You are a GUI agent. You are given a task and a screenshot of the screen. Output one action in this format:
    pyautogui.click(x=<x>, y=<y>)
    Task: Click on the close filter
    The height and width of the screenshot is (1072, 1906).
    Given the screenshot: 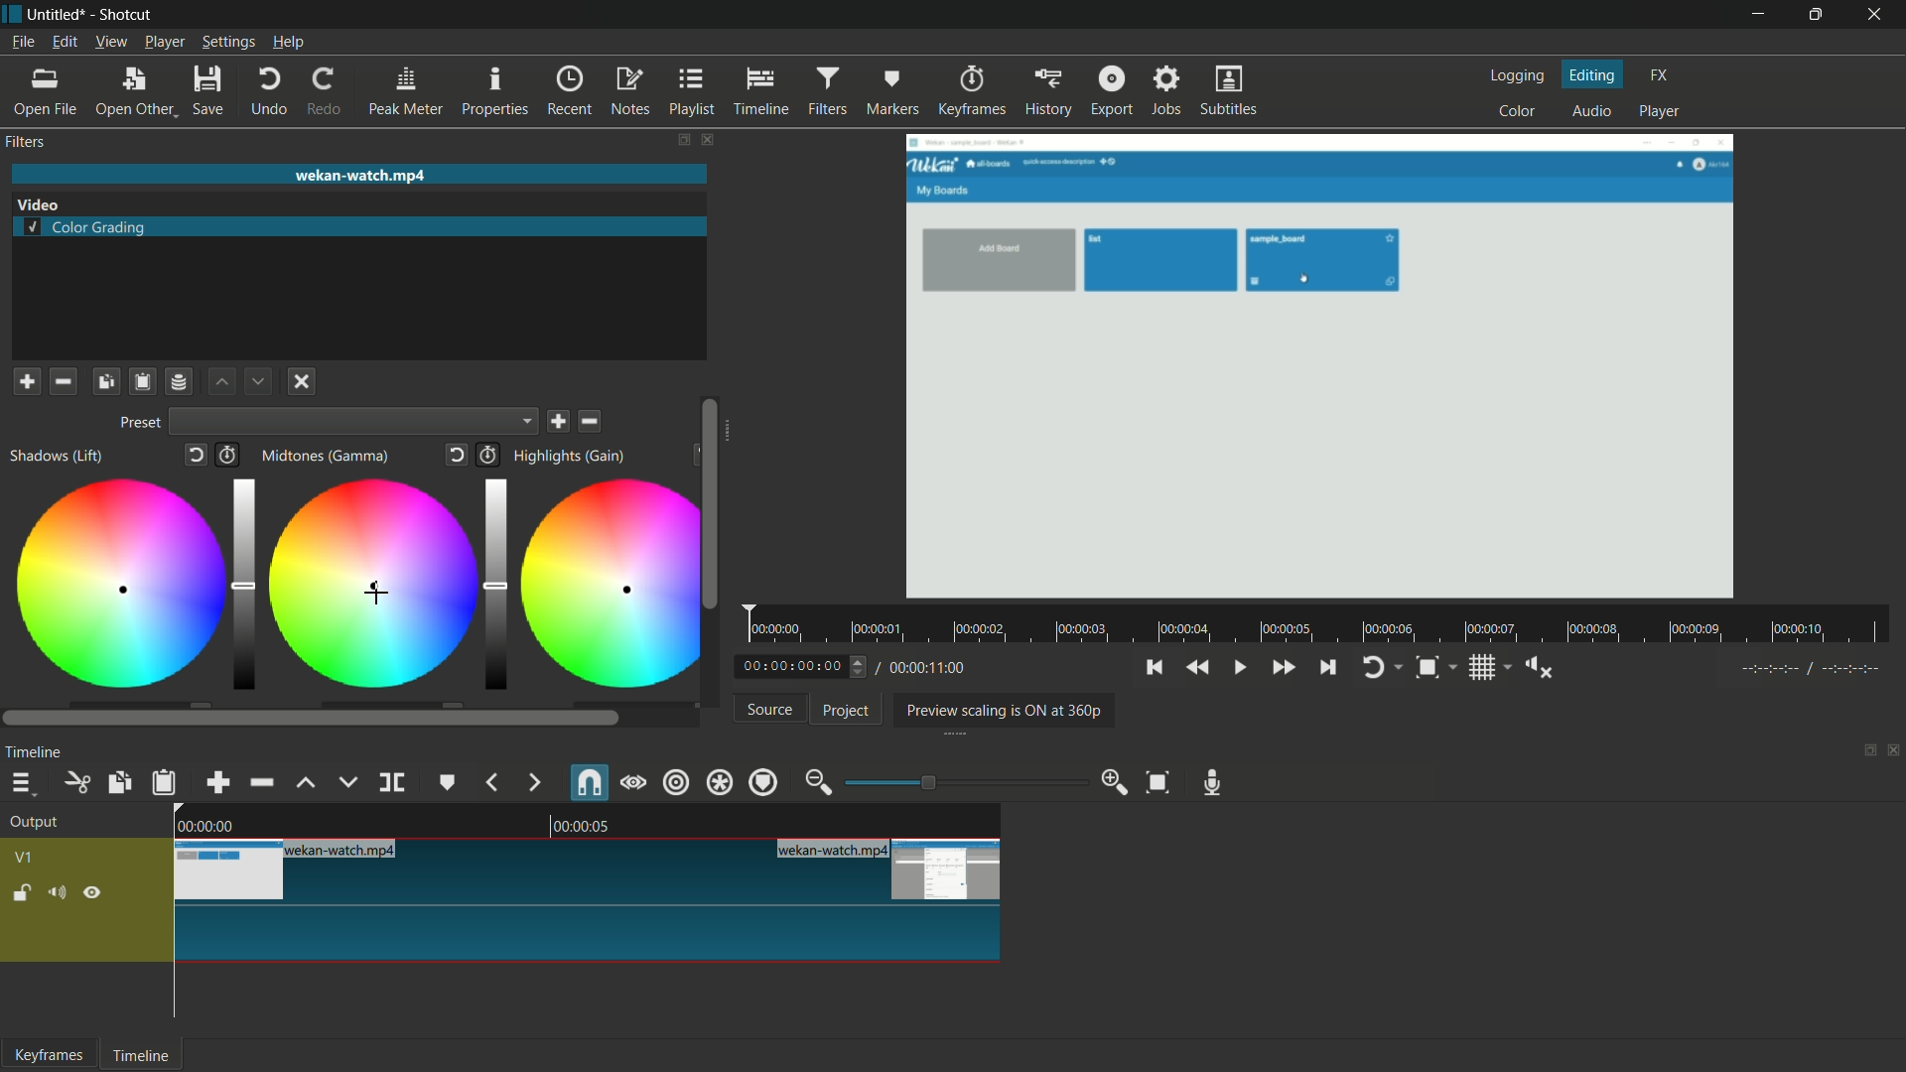 What is the action you would take?
    pyautogui.click(x=707, y=140)
    